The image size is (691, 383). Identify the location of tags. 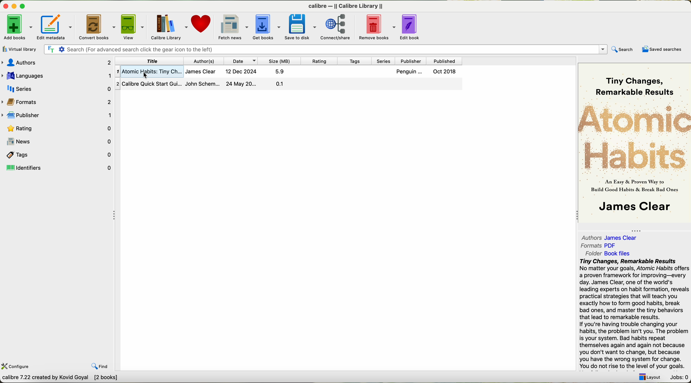
(58, 154).